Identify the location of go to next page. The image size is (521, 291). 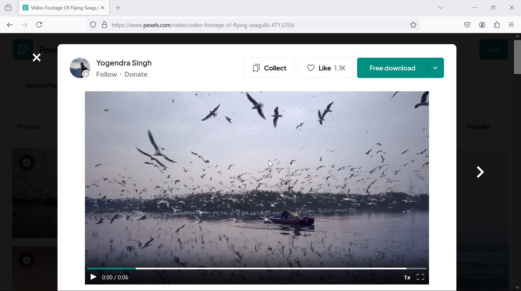
(24, 25).